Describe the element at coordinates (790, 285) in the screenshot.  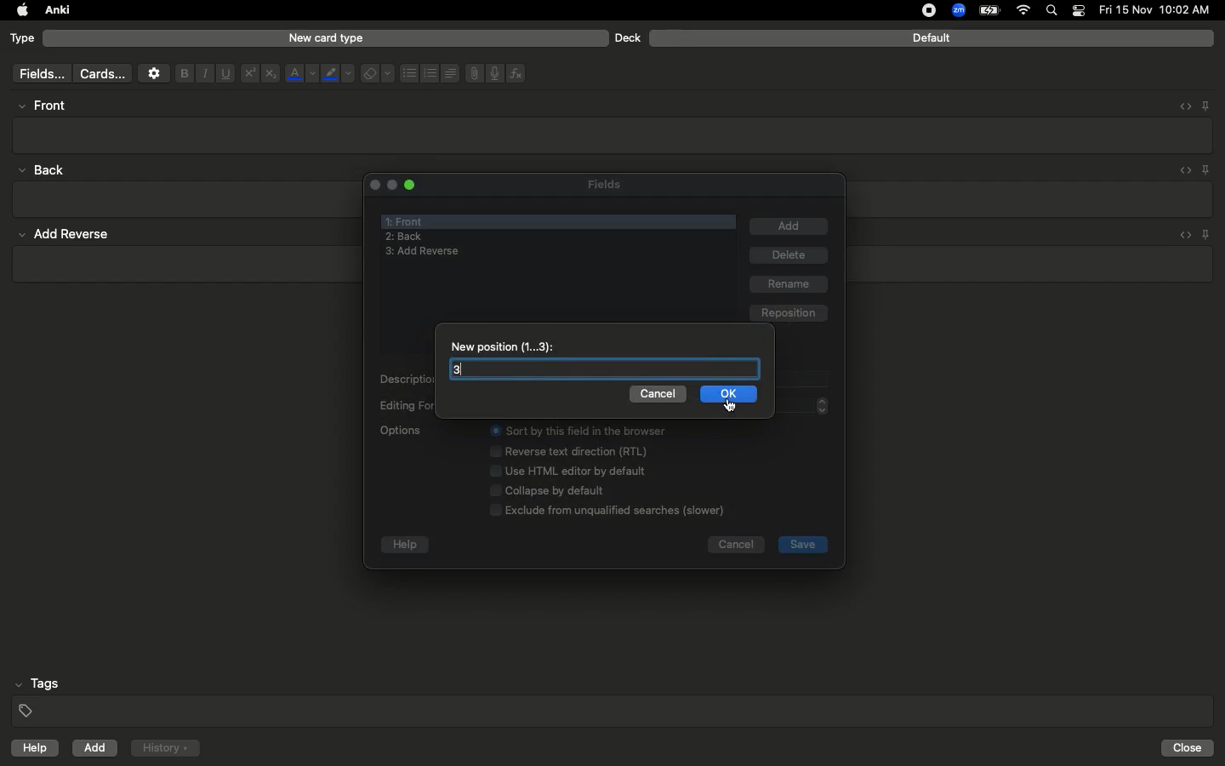
I see `rename` at that location.